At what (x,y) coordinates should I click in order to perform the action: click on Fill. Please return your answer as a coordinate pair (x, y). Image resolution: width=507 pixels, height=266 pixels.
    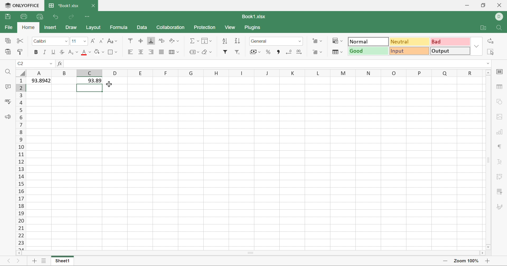
    Looking at the image, I should click on (206, 40).